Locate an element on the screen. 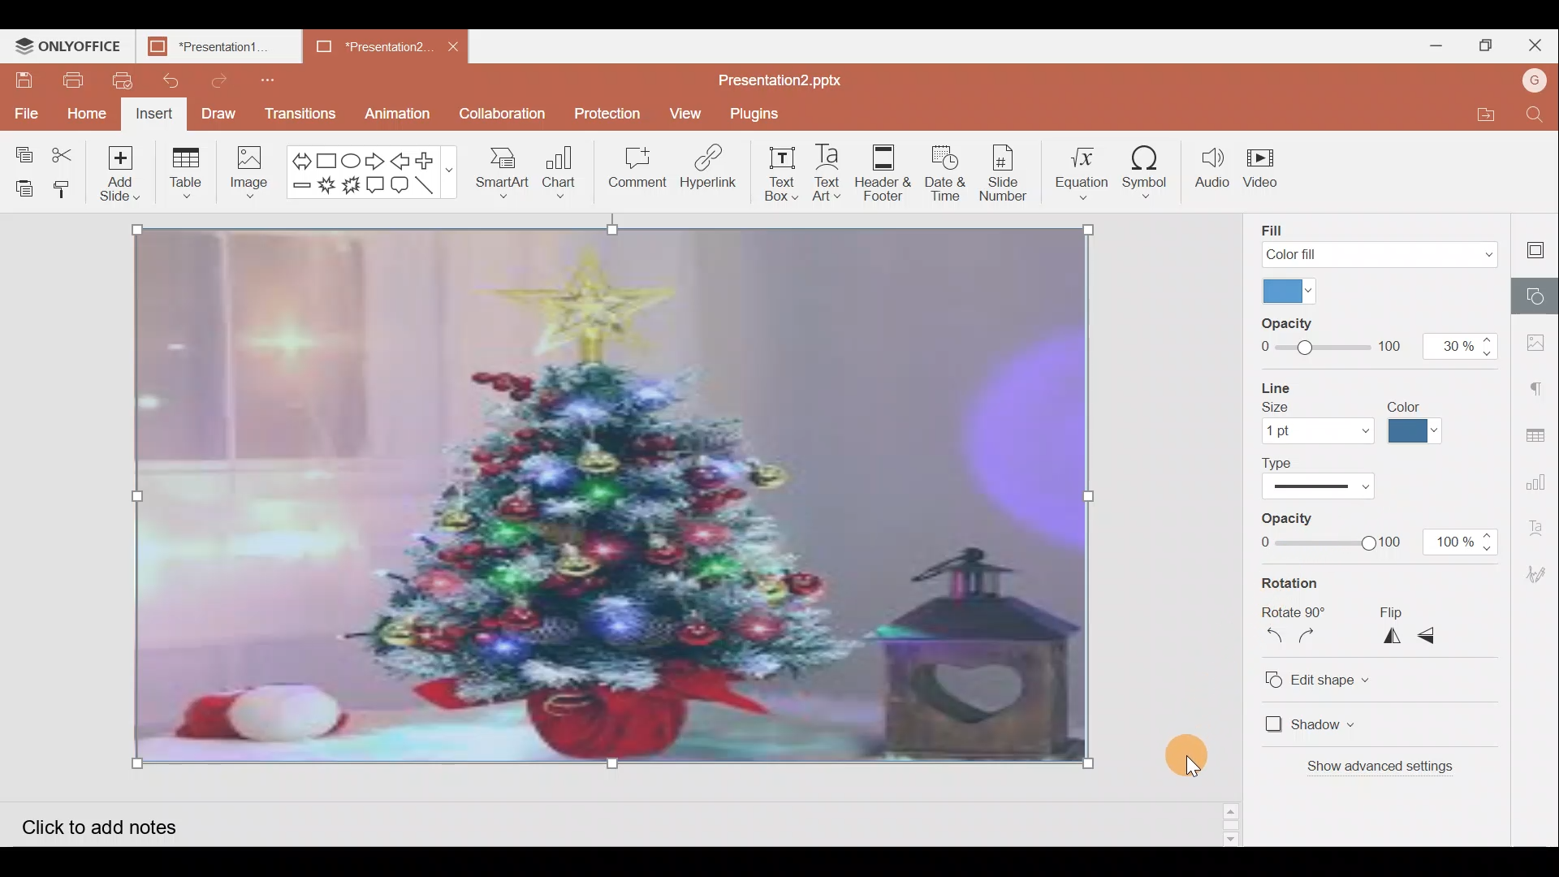 The height and width of the screenshot is (877, 1559). Minus is located at coordinates (300, 190).